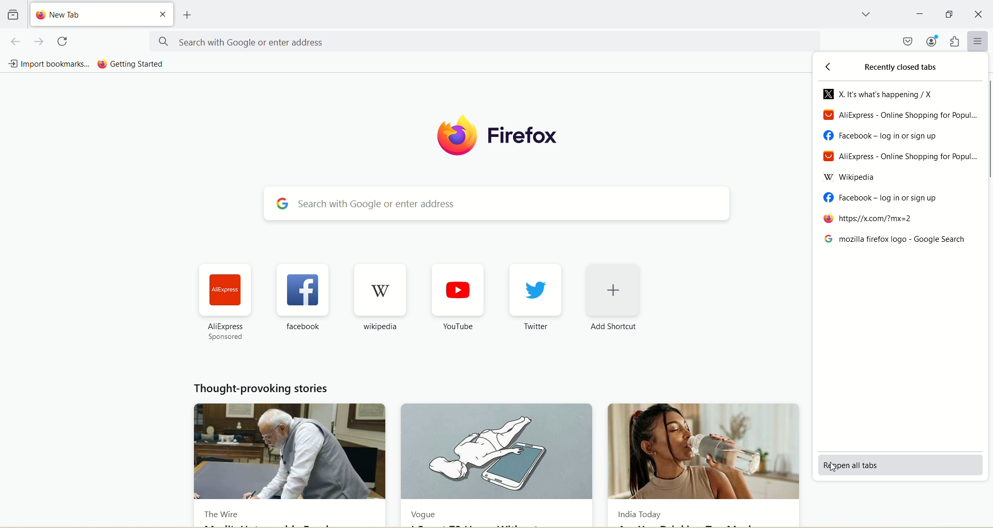 The height and width of the screenshot is (528, 993). Describe the element at coordinates (933, 42) in the screenshot. I see `account` at that location.